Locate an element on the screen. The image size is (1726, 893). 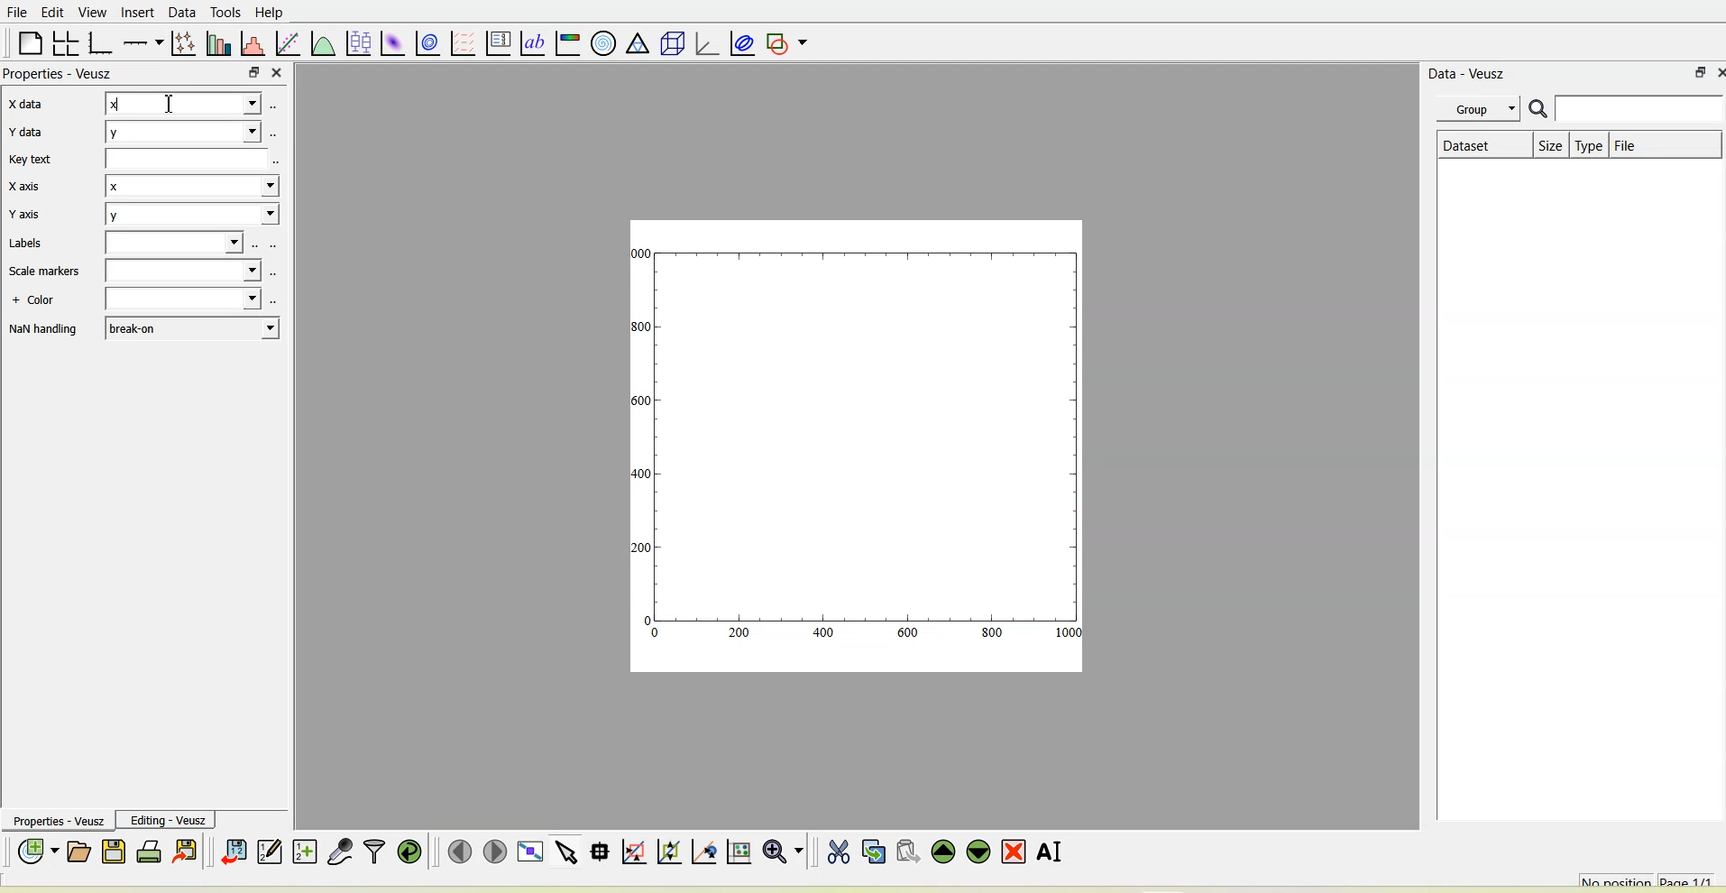
Move the selected widget up is located at coordinates (944, 852).